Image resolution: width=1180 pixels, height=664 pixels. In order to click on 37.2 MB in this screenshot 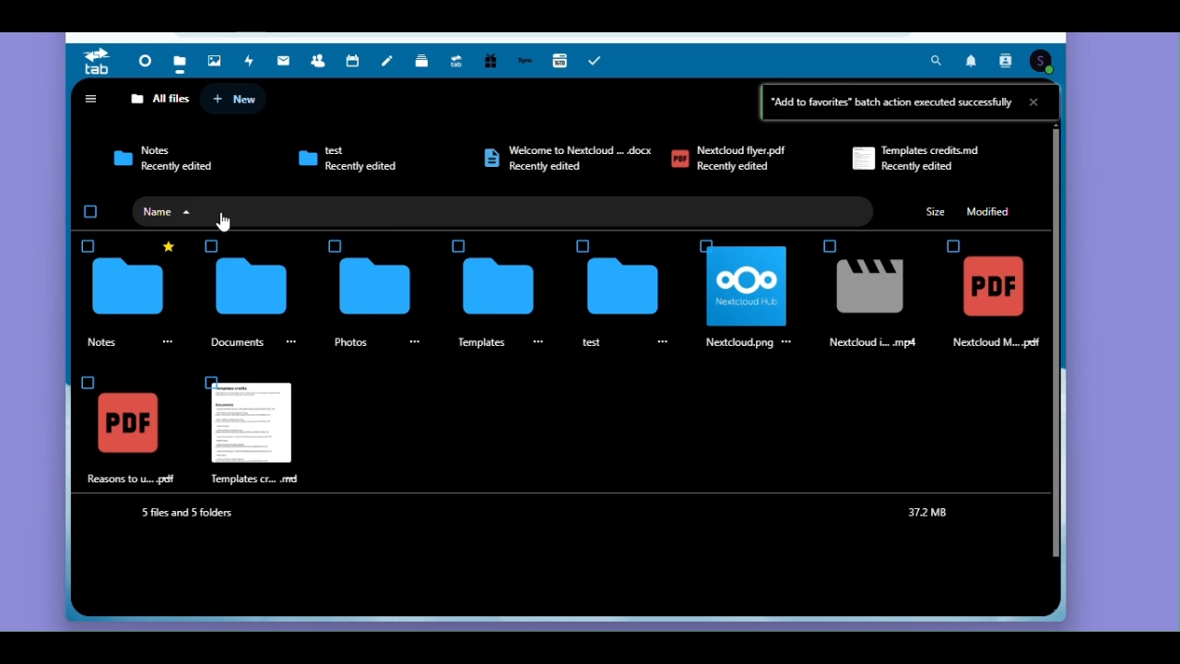, I will do `click(928, 512)`.